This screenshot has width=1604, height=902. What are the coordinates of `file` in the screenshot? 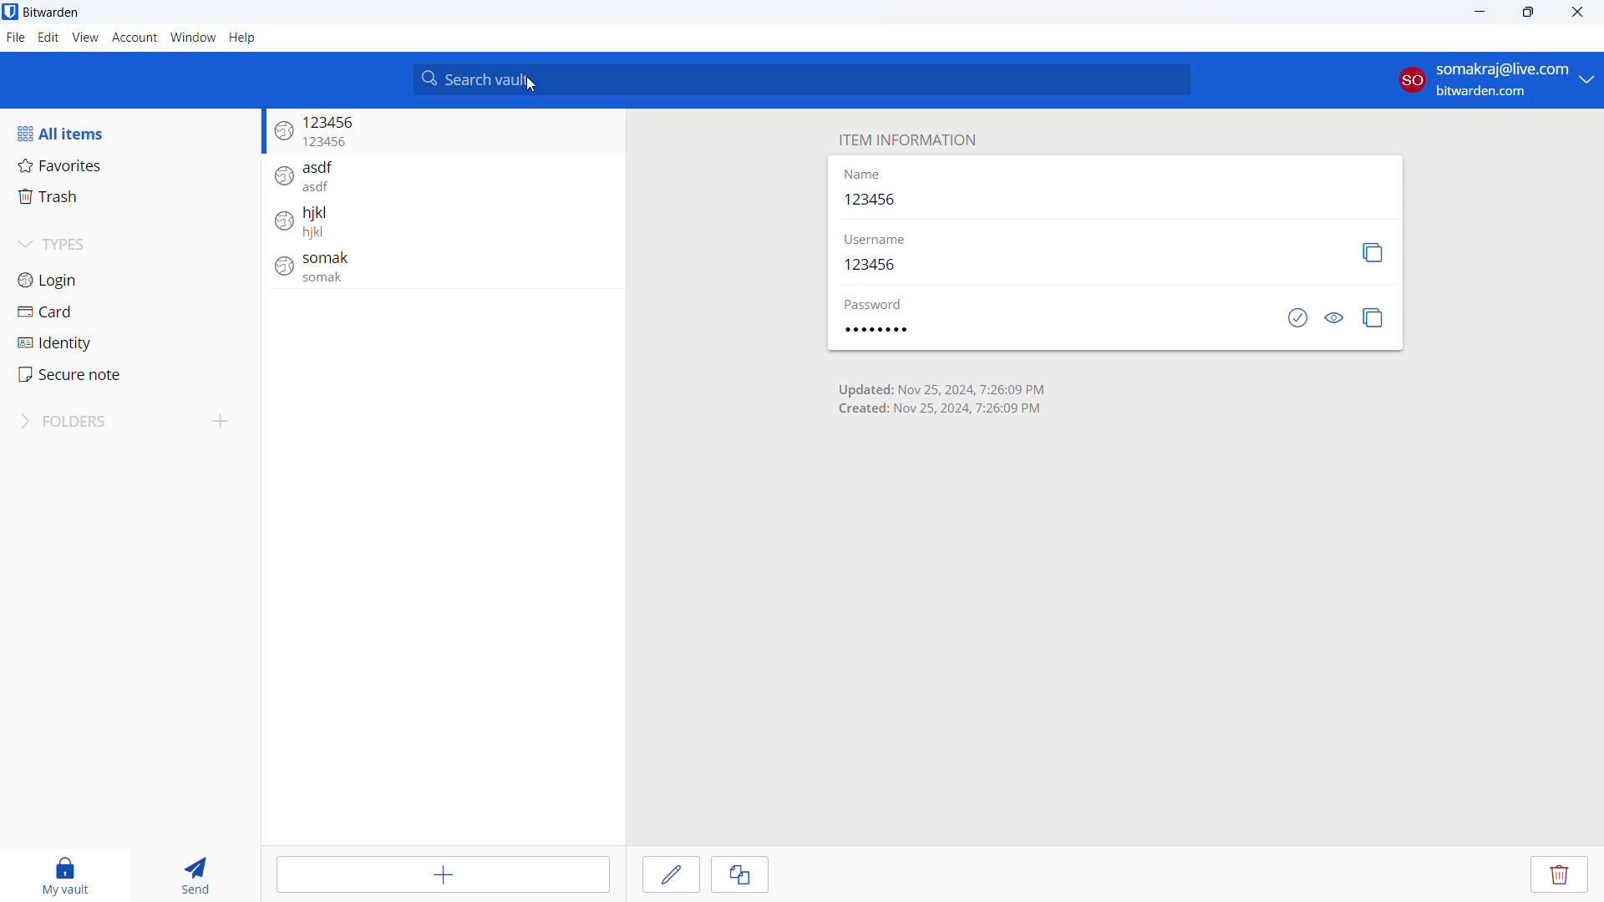 It's located at (15, 38).